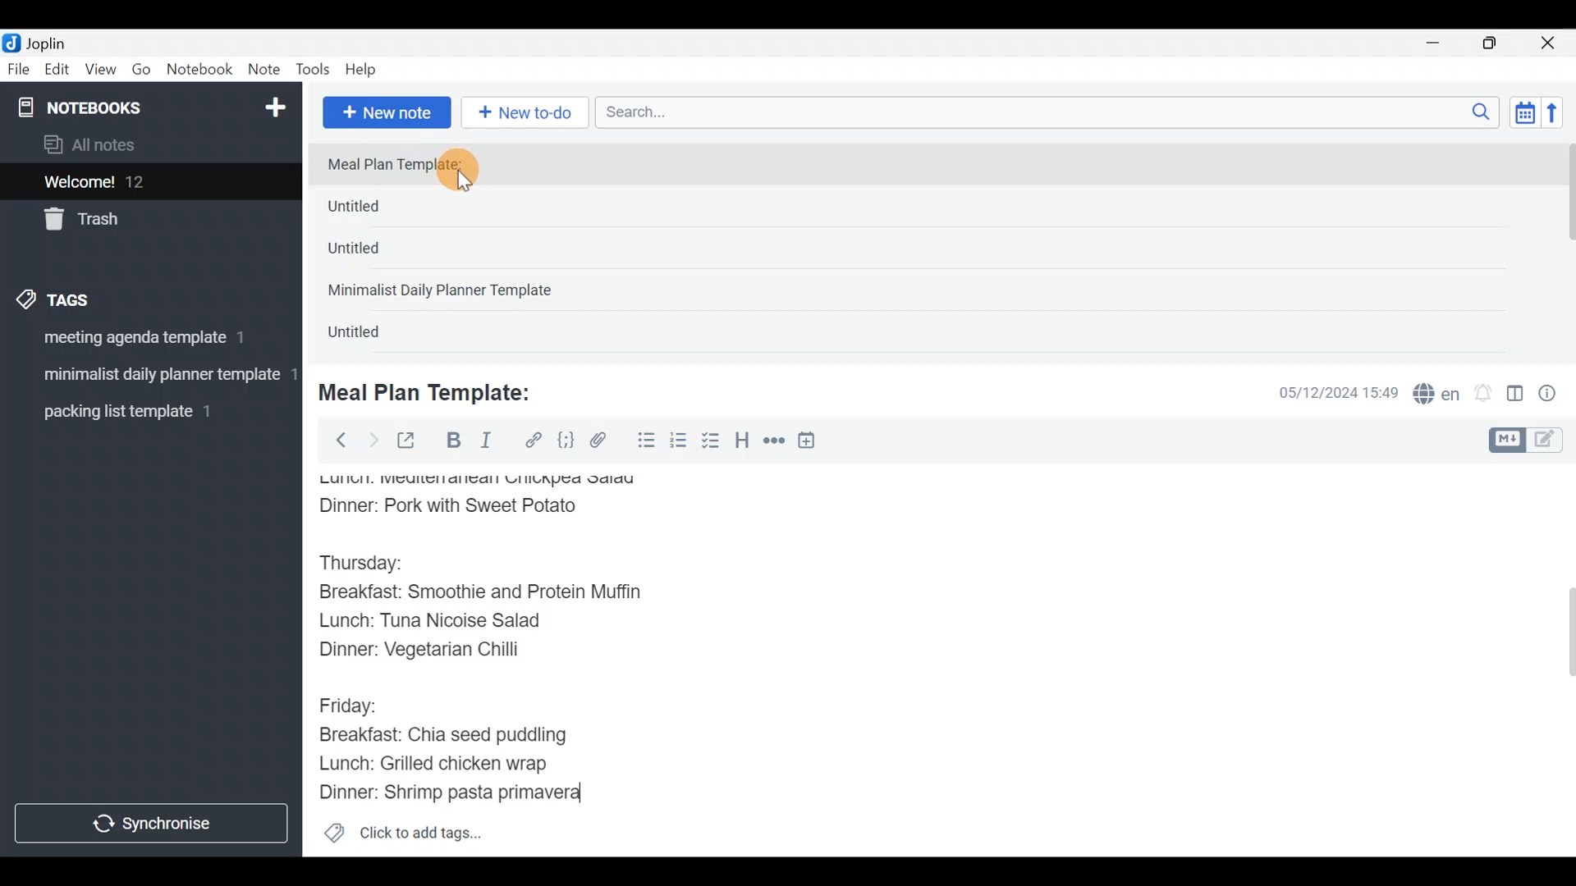 This screenshot has height=886, width=1576. I want to click on Welcome!, so click(149, 183).